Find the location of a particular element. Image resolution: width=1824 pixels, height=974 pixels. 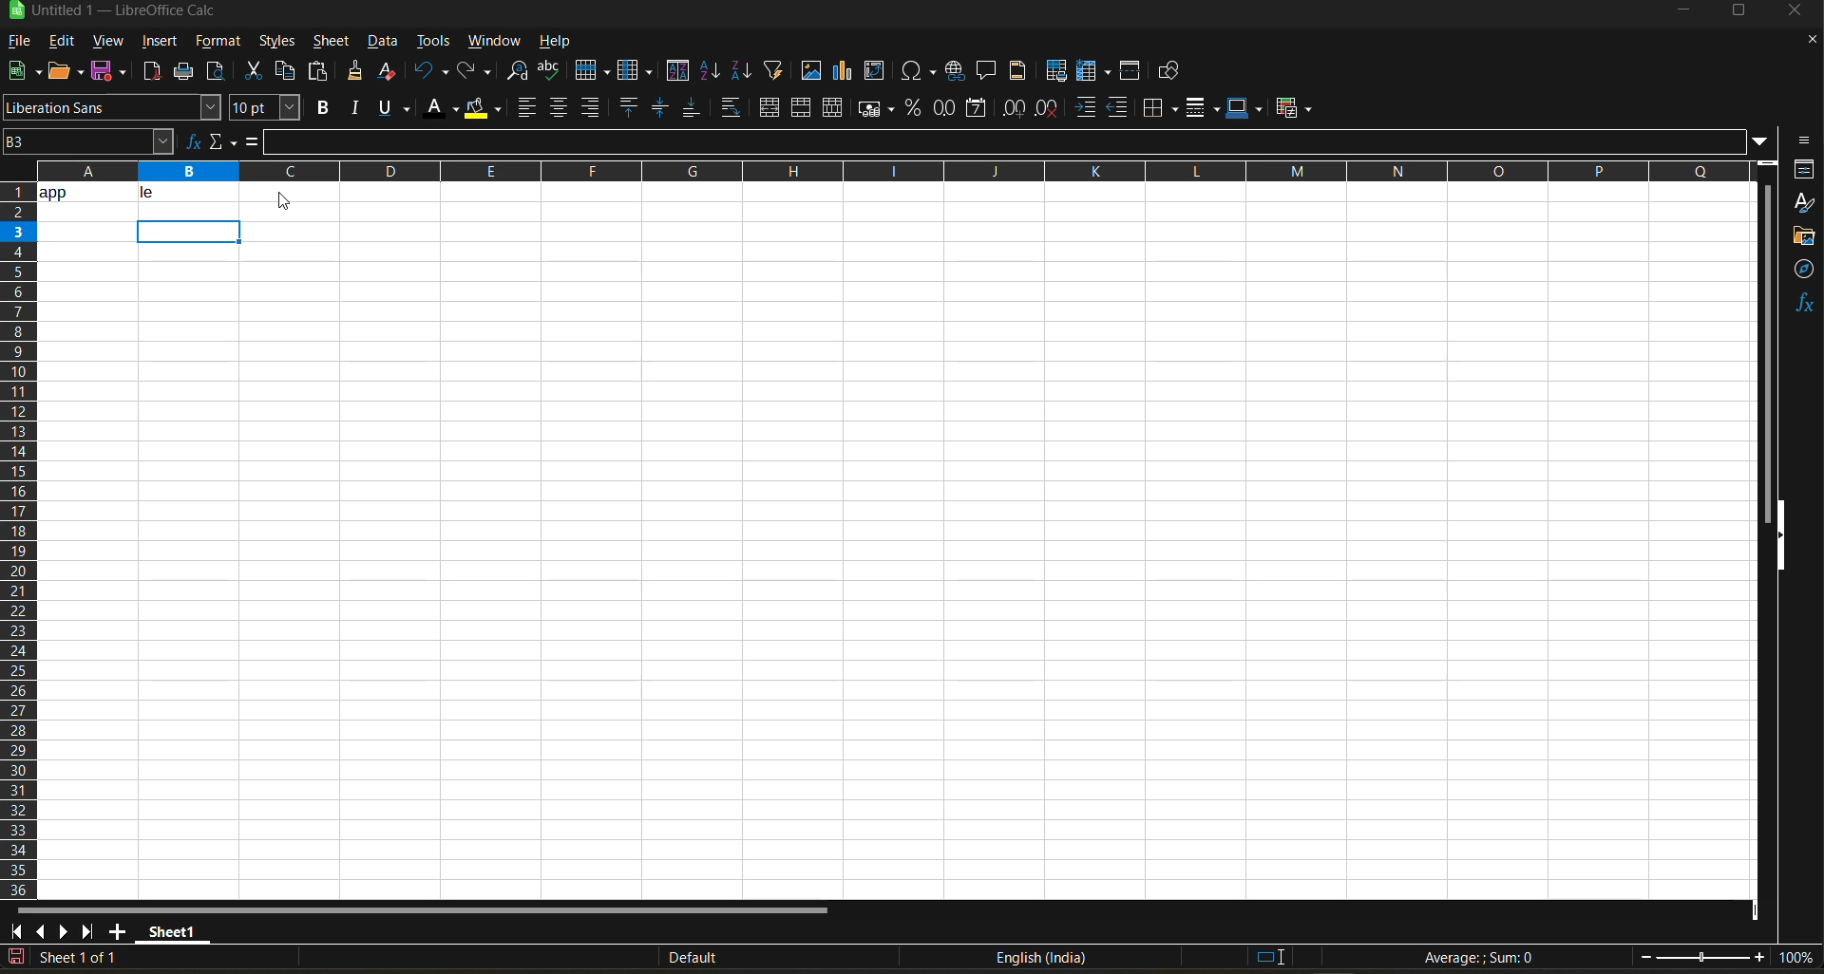

sheet is located at coordinates (326, 39).